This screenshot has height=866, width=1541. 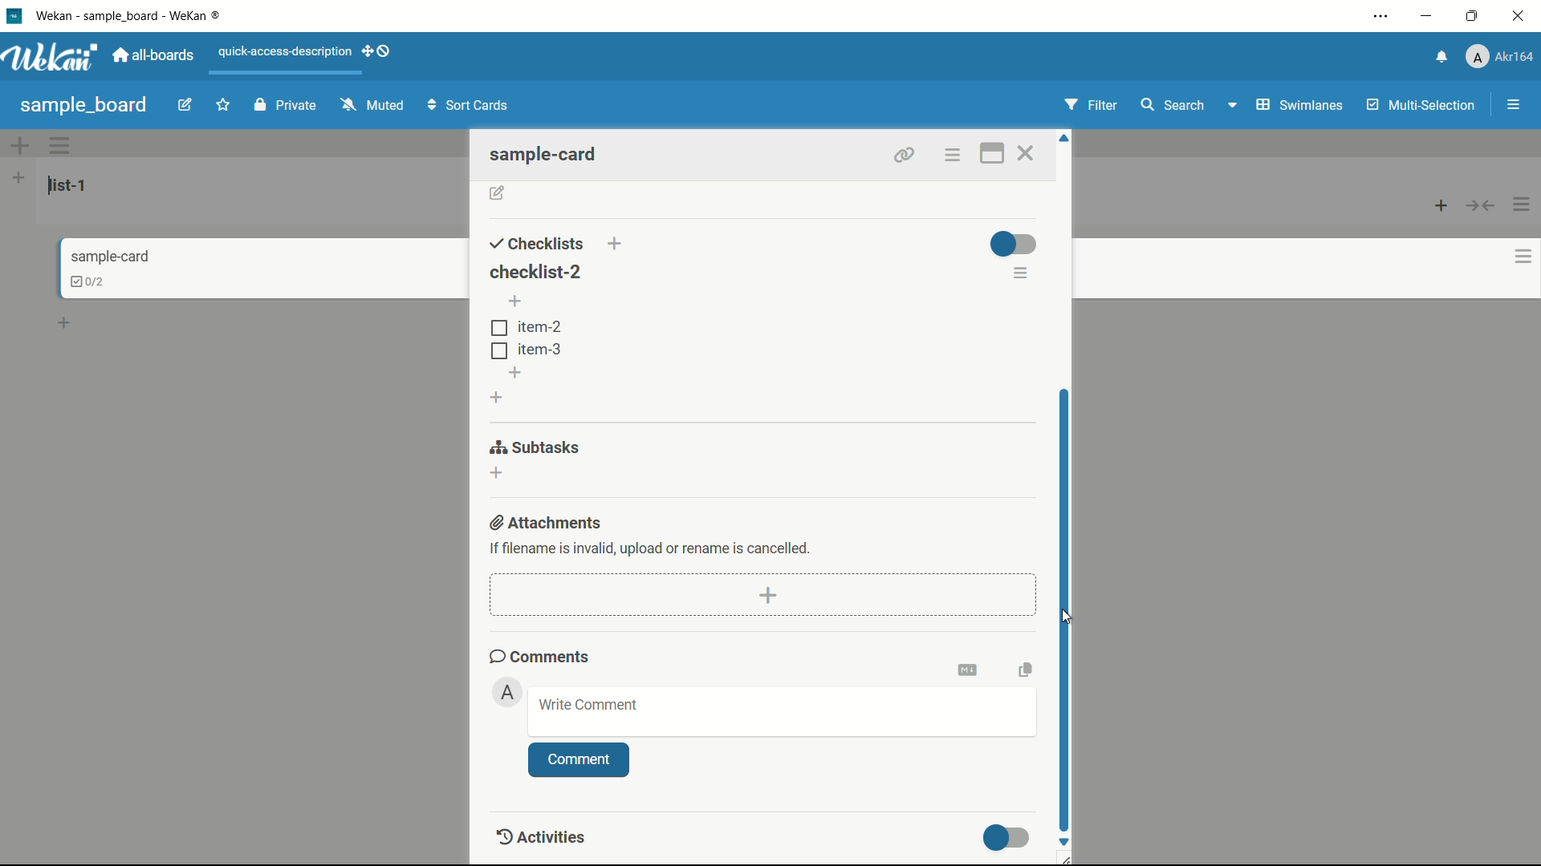 I want to click on app name, so click(x=139, y=14).